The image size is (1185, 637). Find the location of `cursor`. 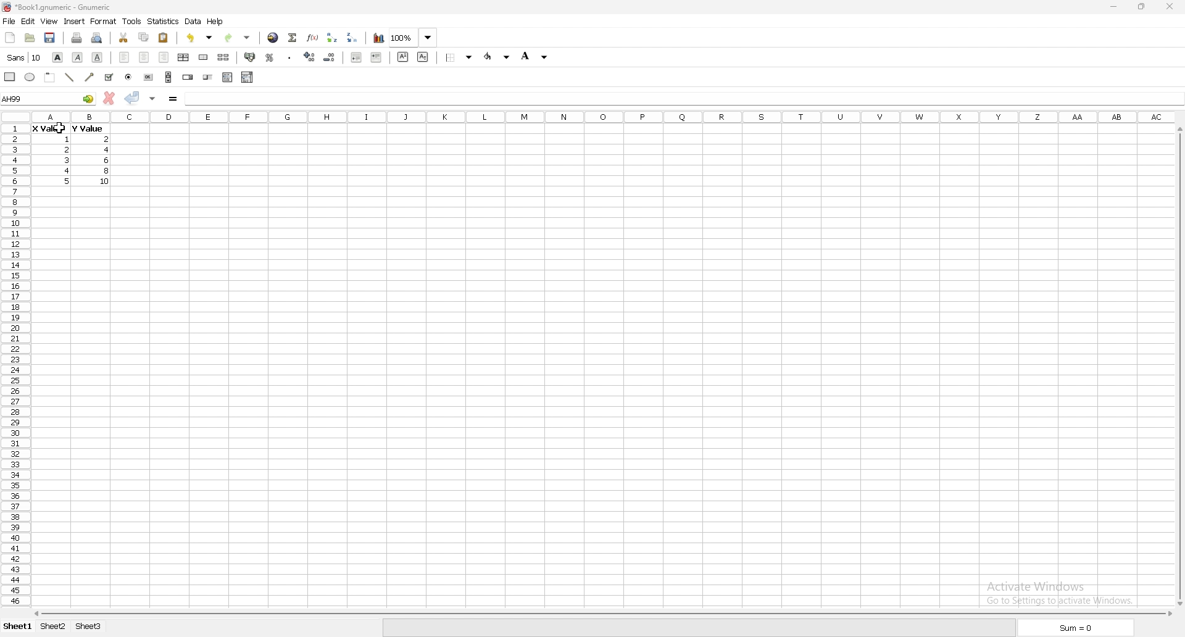

cursor is located at coordinates (61, 128).